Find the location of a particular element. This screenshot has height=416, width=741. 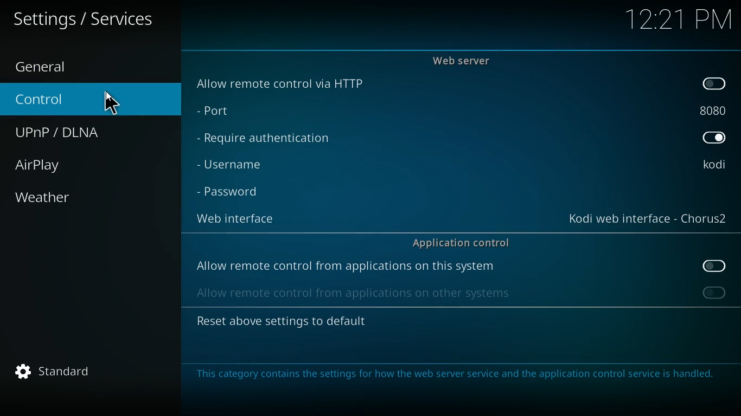

off is located at coordinates (716, 83).